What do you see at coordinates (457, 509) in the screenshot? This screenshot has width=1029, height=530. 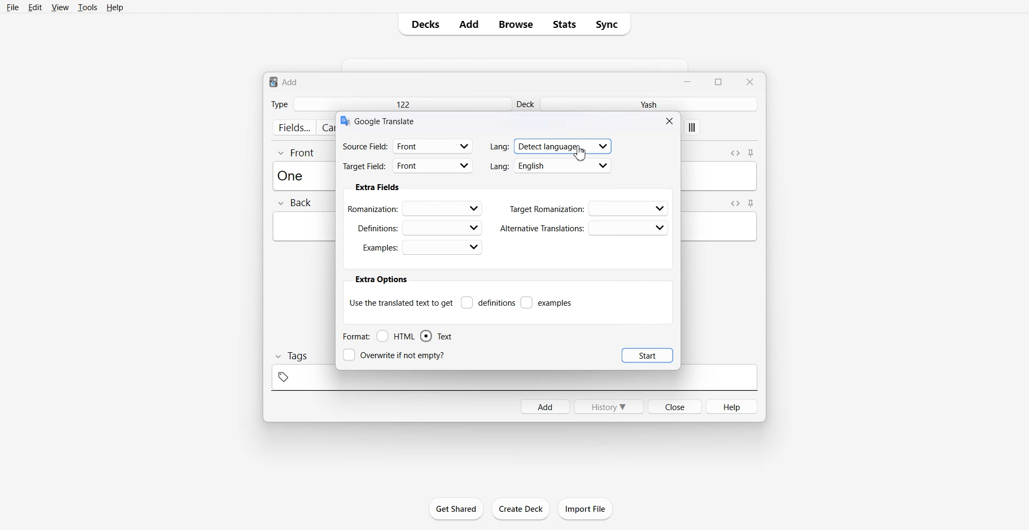 I see `Get Shared` at bounding box center [457, 509].